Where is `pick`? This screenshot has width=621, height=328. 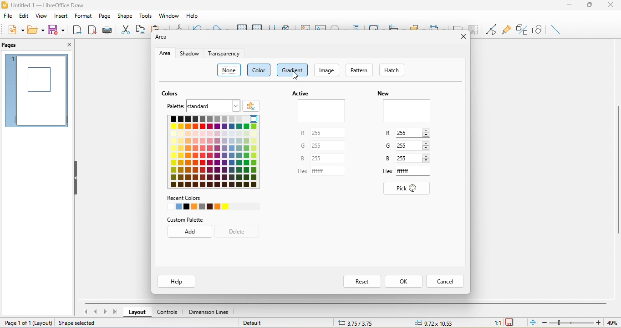
pick is located at coordinates (408, 188).